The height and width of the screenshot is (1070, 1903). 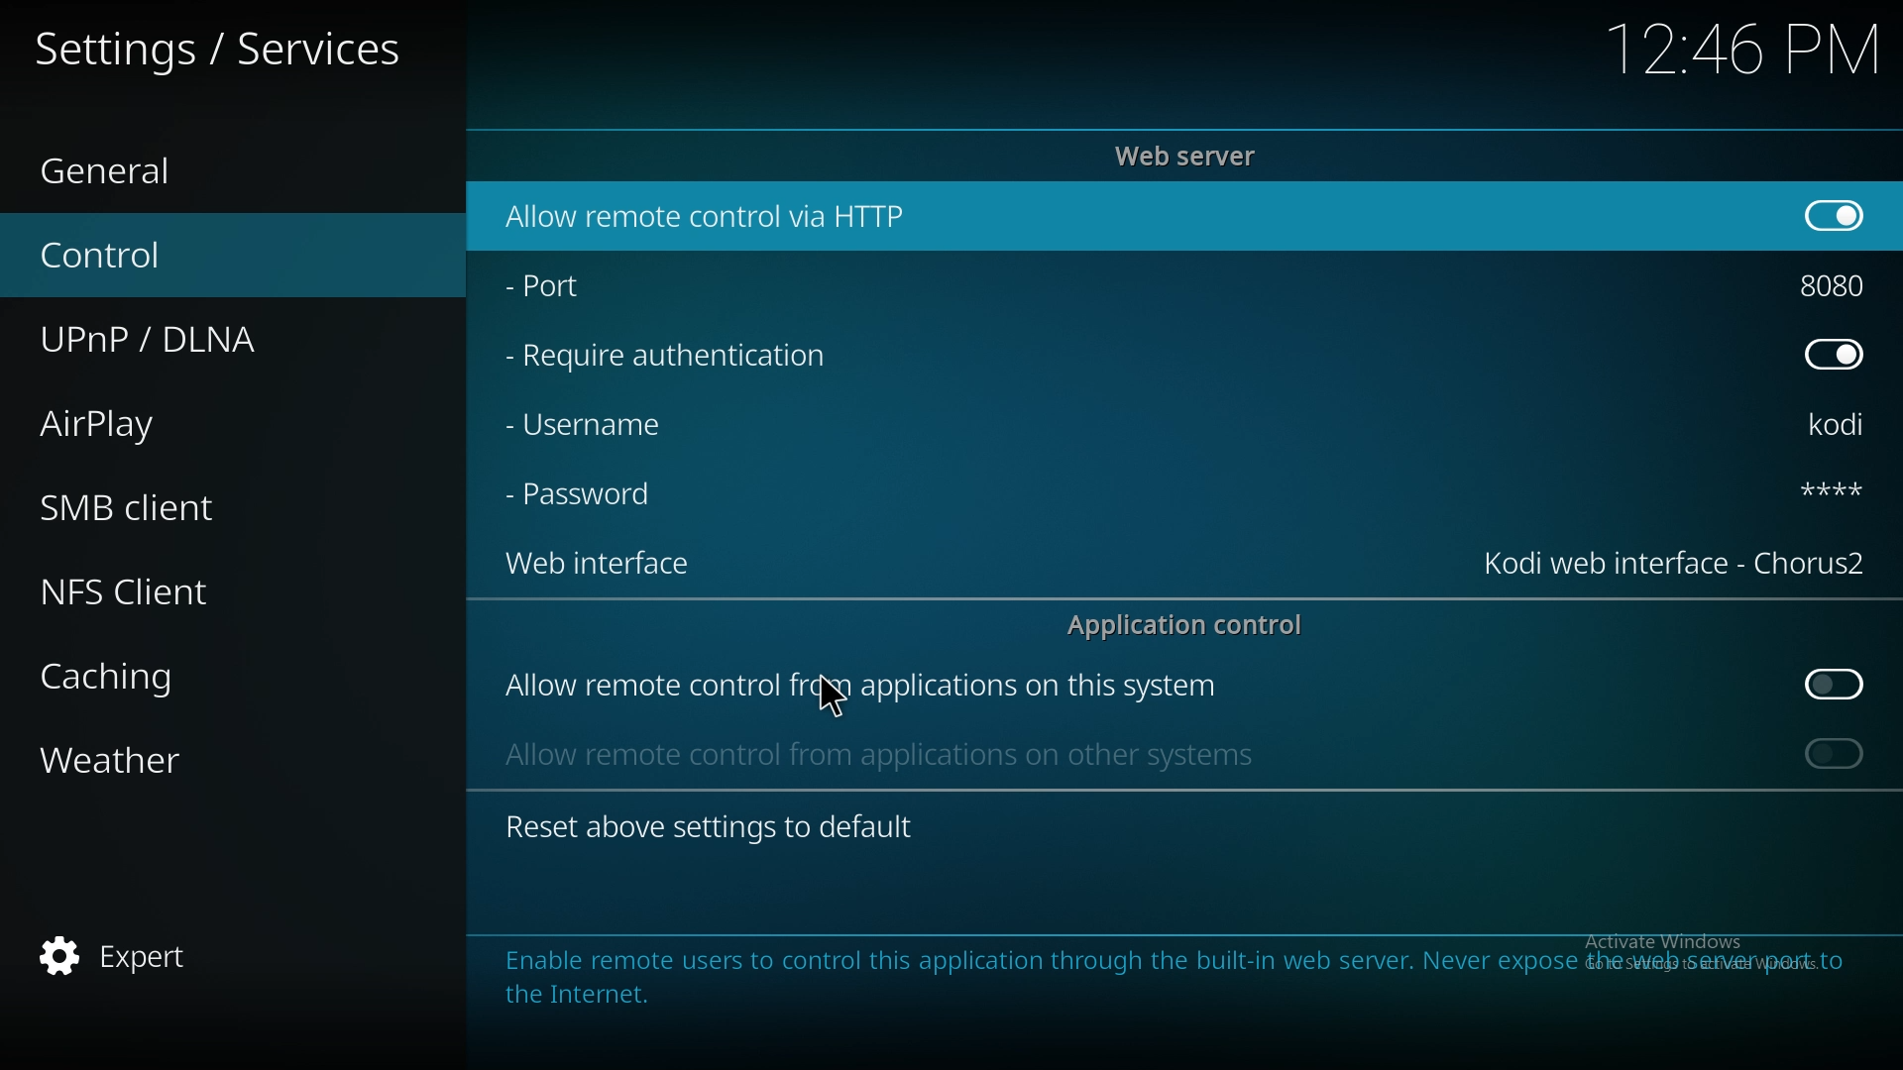 I want to click on smb client, so click(x=172, y=500).